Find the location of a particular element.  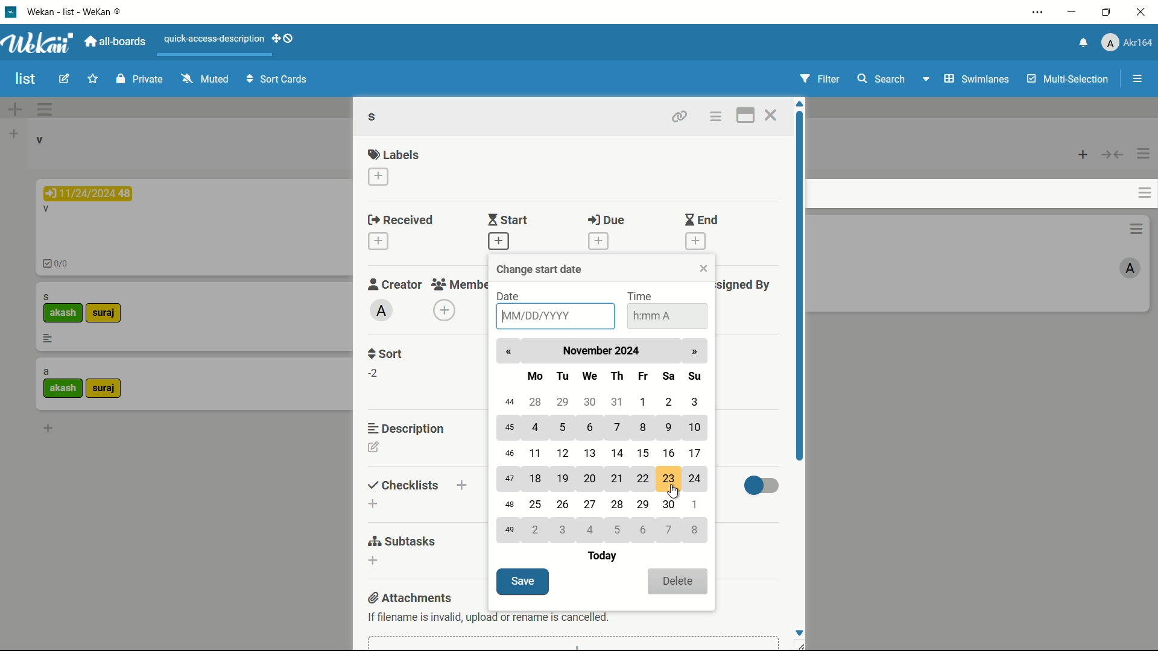

add start date is located at coordinates (498, 242).